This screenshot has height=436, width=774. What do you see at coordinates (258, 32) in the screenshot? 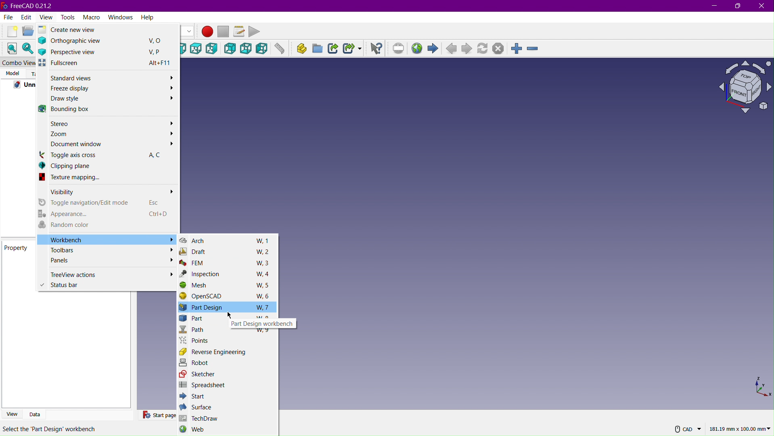
I see `Play Macro` at bounding box center [258, 32].